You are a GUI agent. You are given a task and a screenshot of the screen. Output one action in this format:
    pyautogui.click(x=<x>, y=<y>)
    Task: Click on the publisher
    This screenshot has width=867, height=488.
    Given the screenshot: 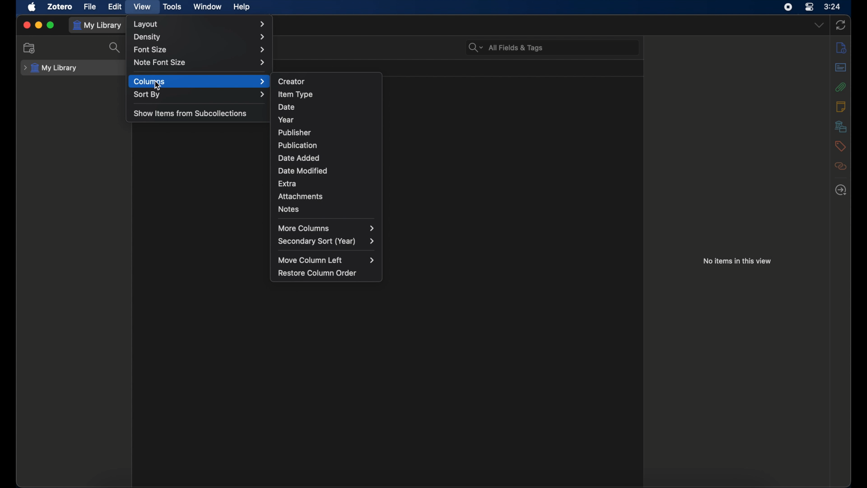 What is the action you would take?
    pyautogui.click(x=294, y=132)
    